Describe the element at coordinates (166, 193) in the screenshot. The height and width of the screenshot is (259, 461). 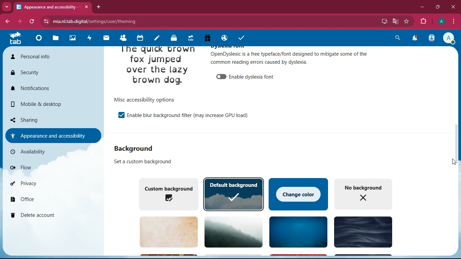
I see `custom background` at that location.